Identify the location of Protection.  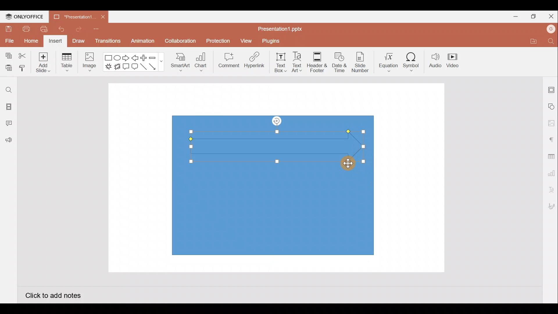
(217, 41).